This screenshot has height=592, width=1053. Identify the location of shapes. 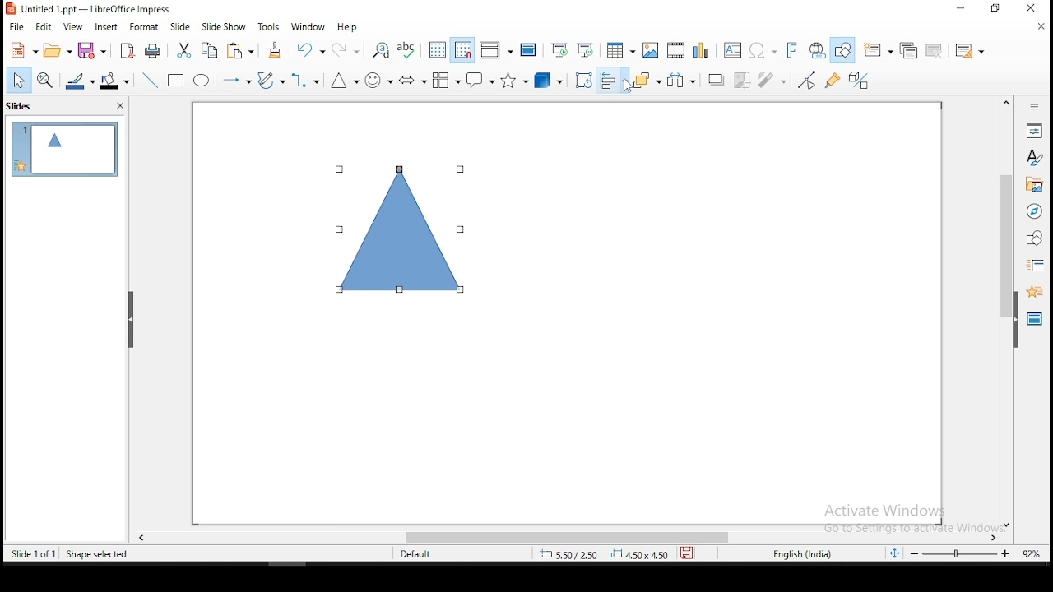
(1035, 239).